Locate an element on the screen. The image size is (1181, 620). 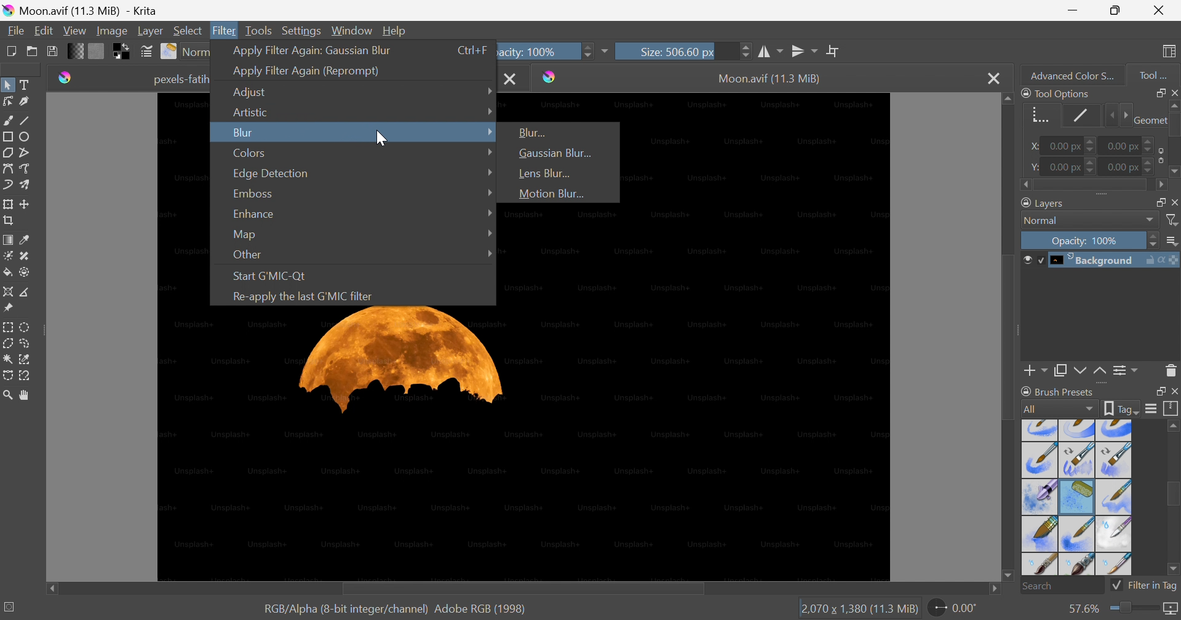
Blur is located at coordinates (244, 132).